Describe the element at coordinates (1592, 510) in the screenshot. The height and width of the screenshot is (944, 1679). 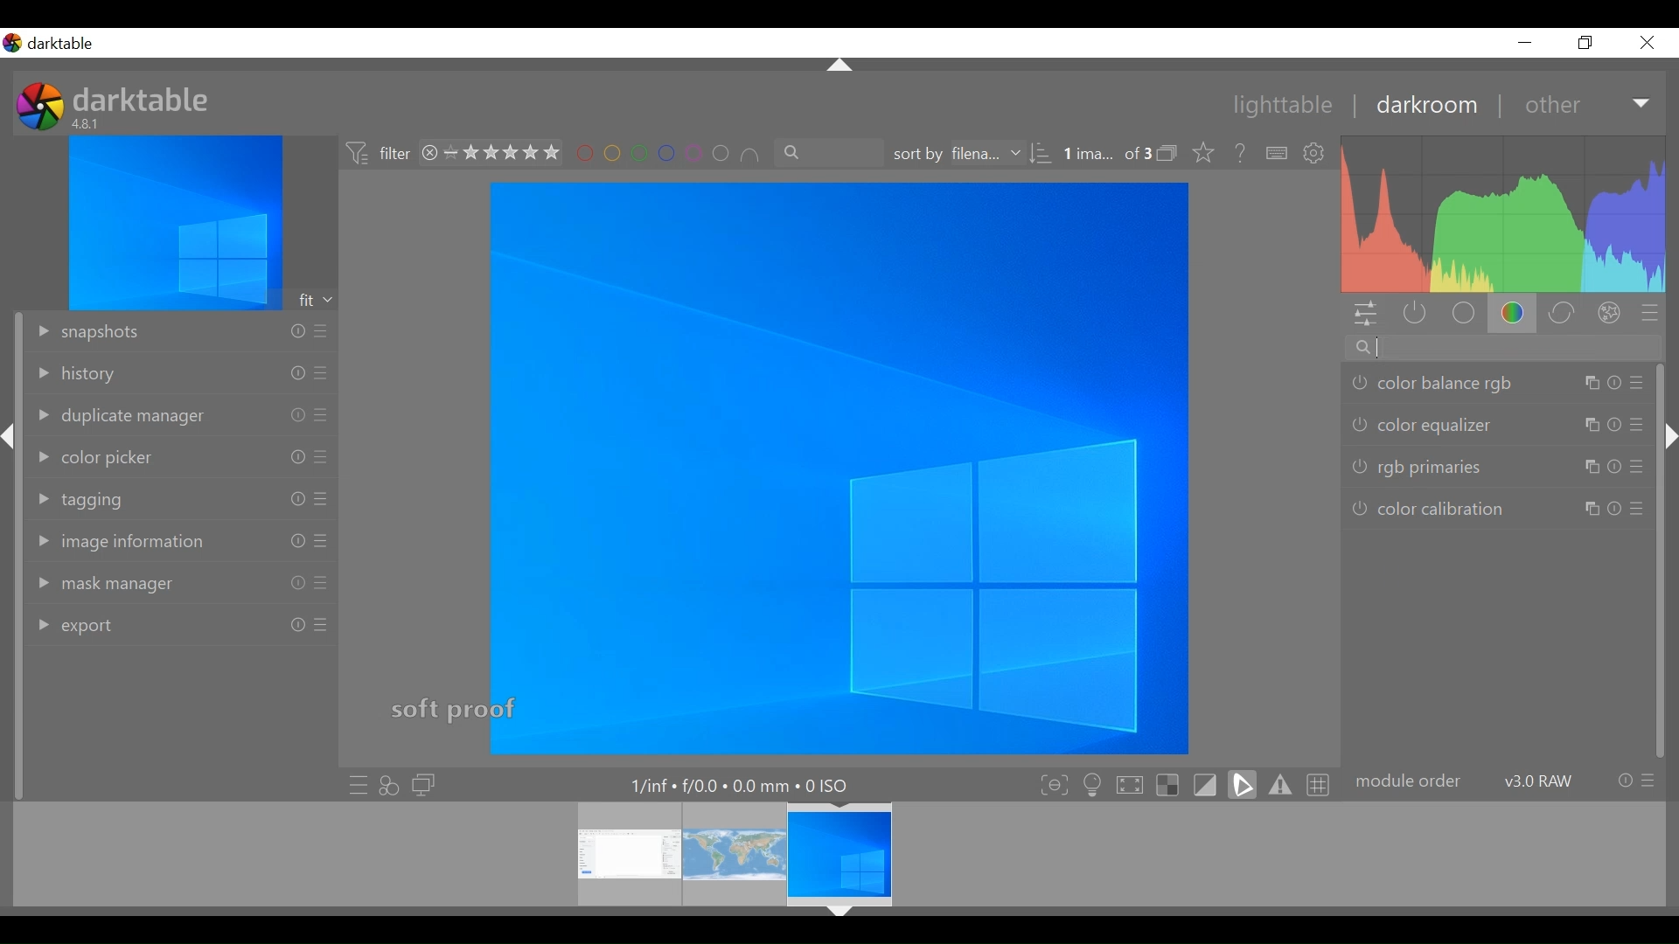
I see `` at that location.